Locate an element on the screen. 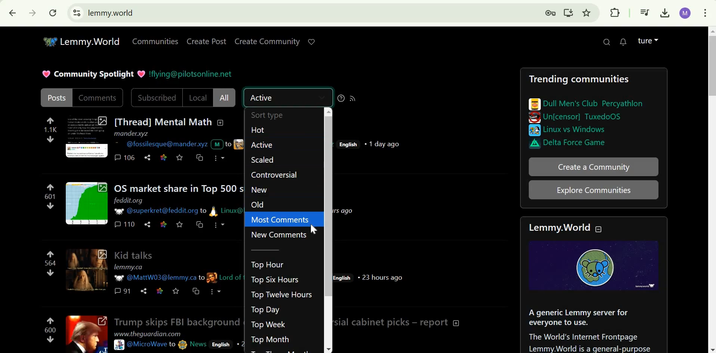 Image resolution: width=716 pixels, height=353 pixels. Expand is located at coordinates (87, 203).